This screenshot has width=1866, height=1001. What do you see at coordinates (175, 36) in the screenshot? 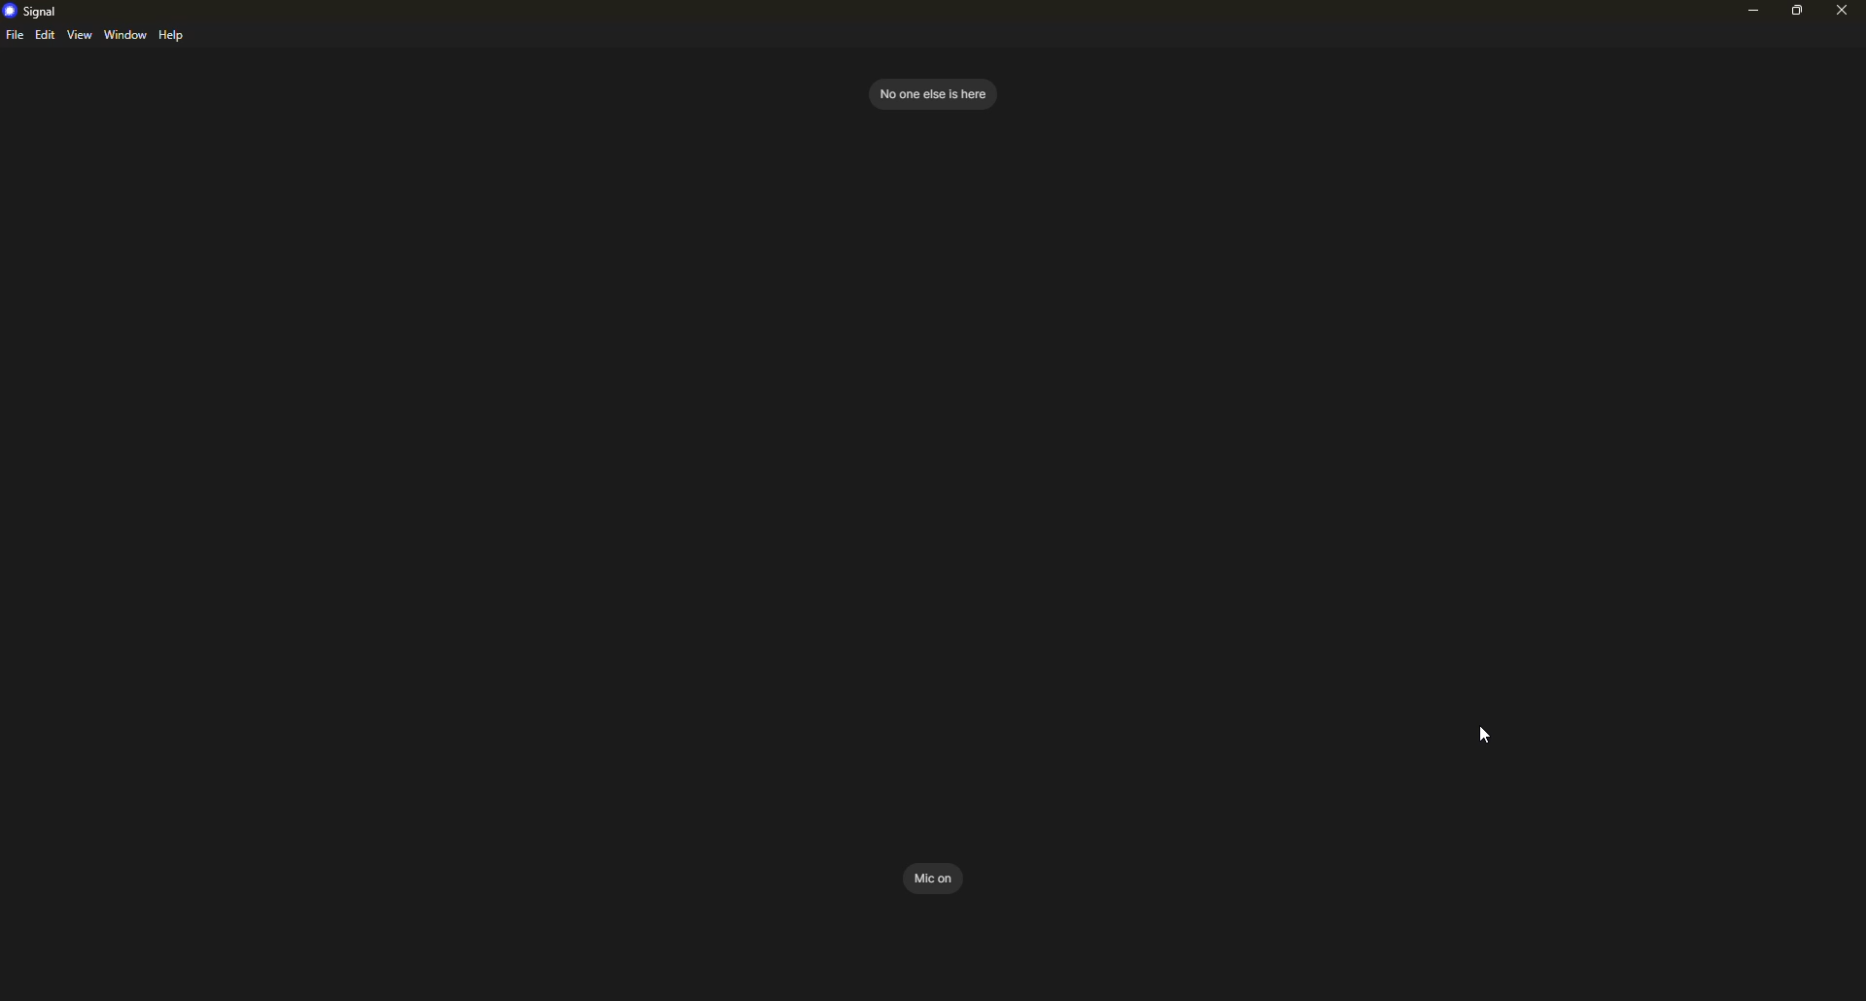
I see `help` at bounding box center [175, 36].